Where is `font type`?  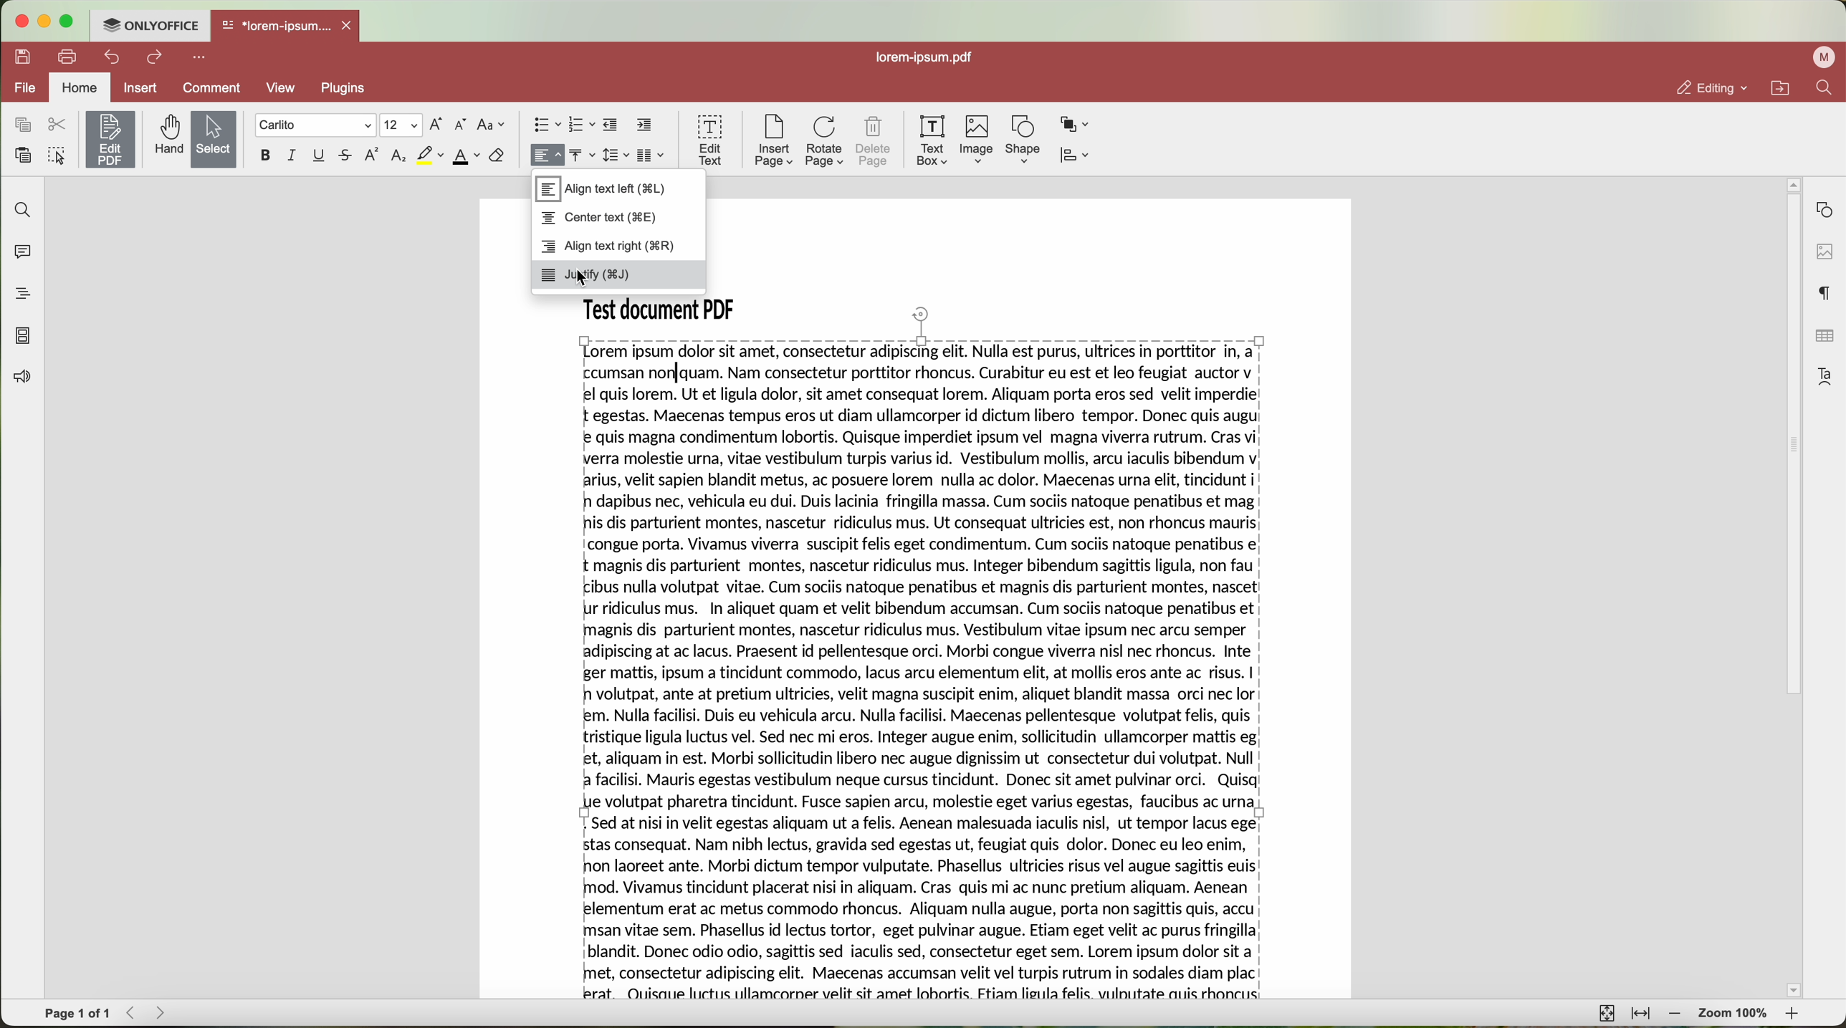
font type is located at coordinates (315, 125).